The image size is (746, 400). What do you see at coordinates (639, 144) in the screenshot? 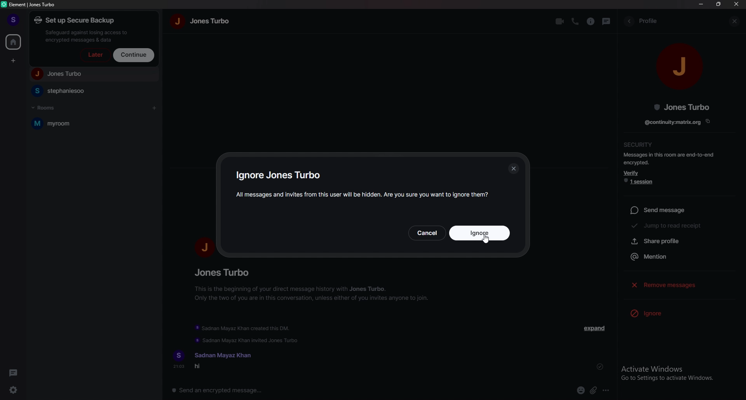
I see `security` at bounding box center [639, 144].